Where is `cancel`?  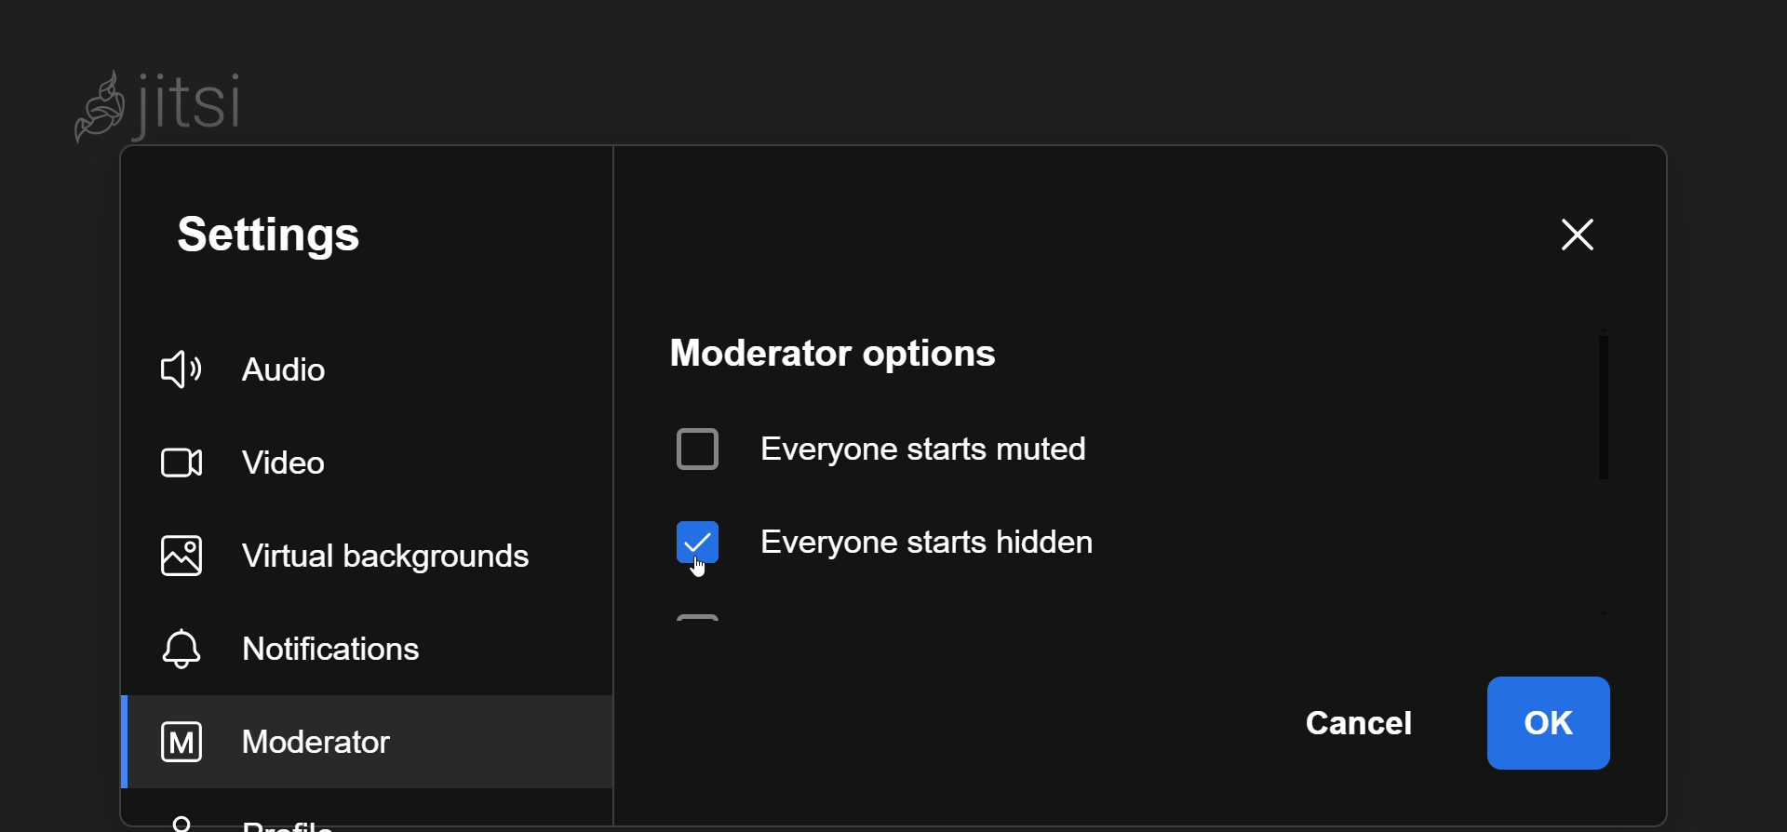 cancel is located at coordinates (1366, 723).